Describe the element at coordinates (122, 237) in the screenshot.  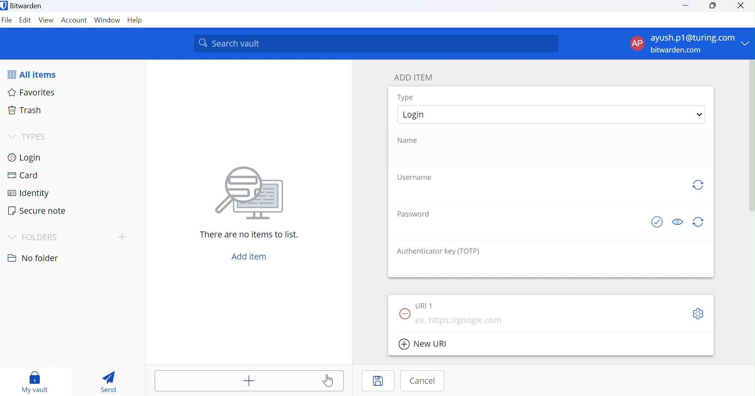
I see `add topic` at that location.